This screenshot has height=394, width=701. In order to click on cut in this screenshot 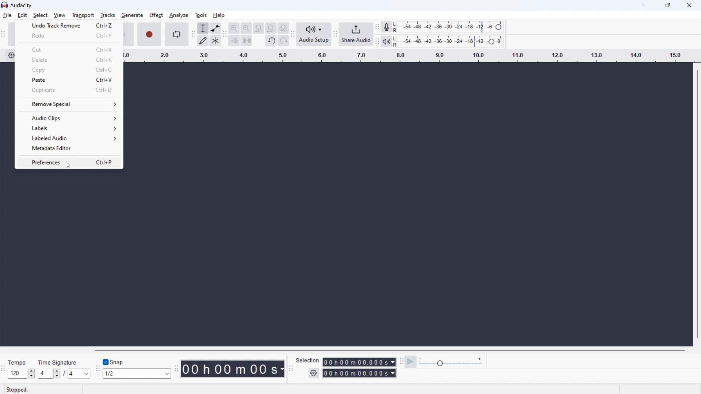, I will do `click(68, 49)`.